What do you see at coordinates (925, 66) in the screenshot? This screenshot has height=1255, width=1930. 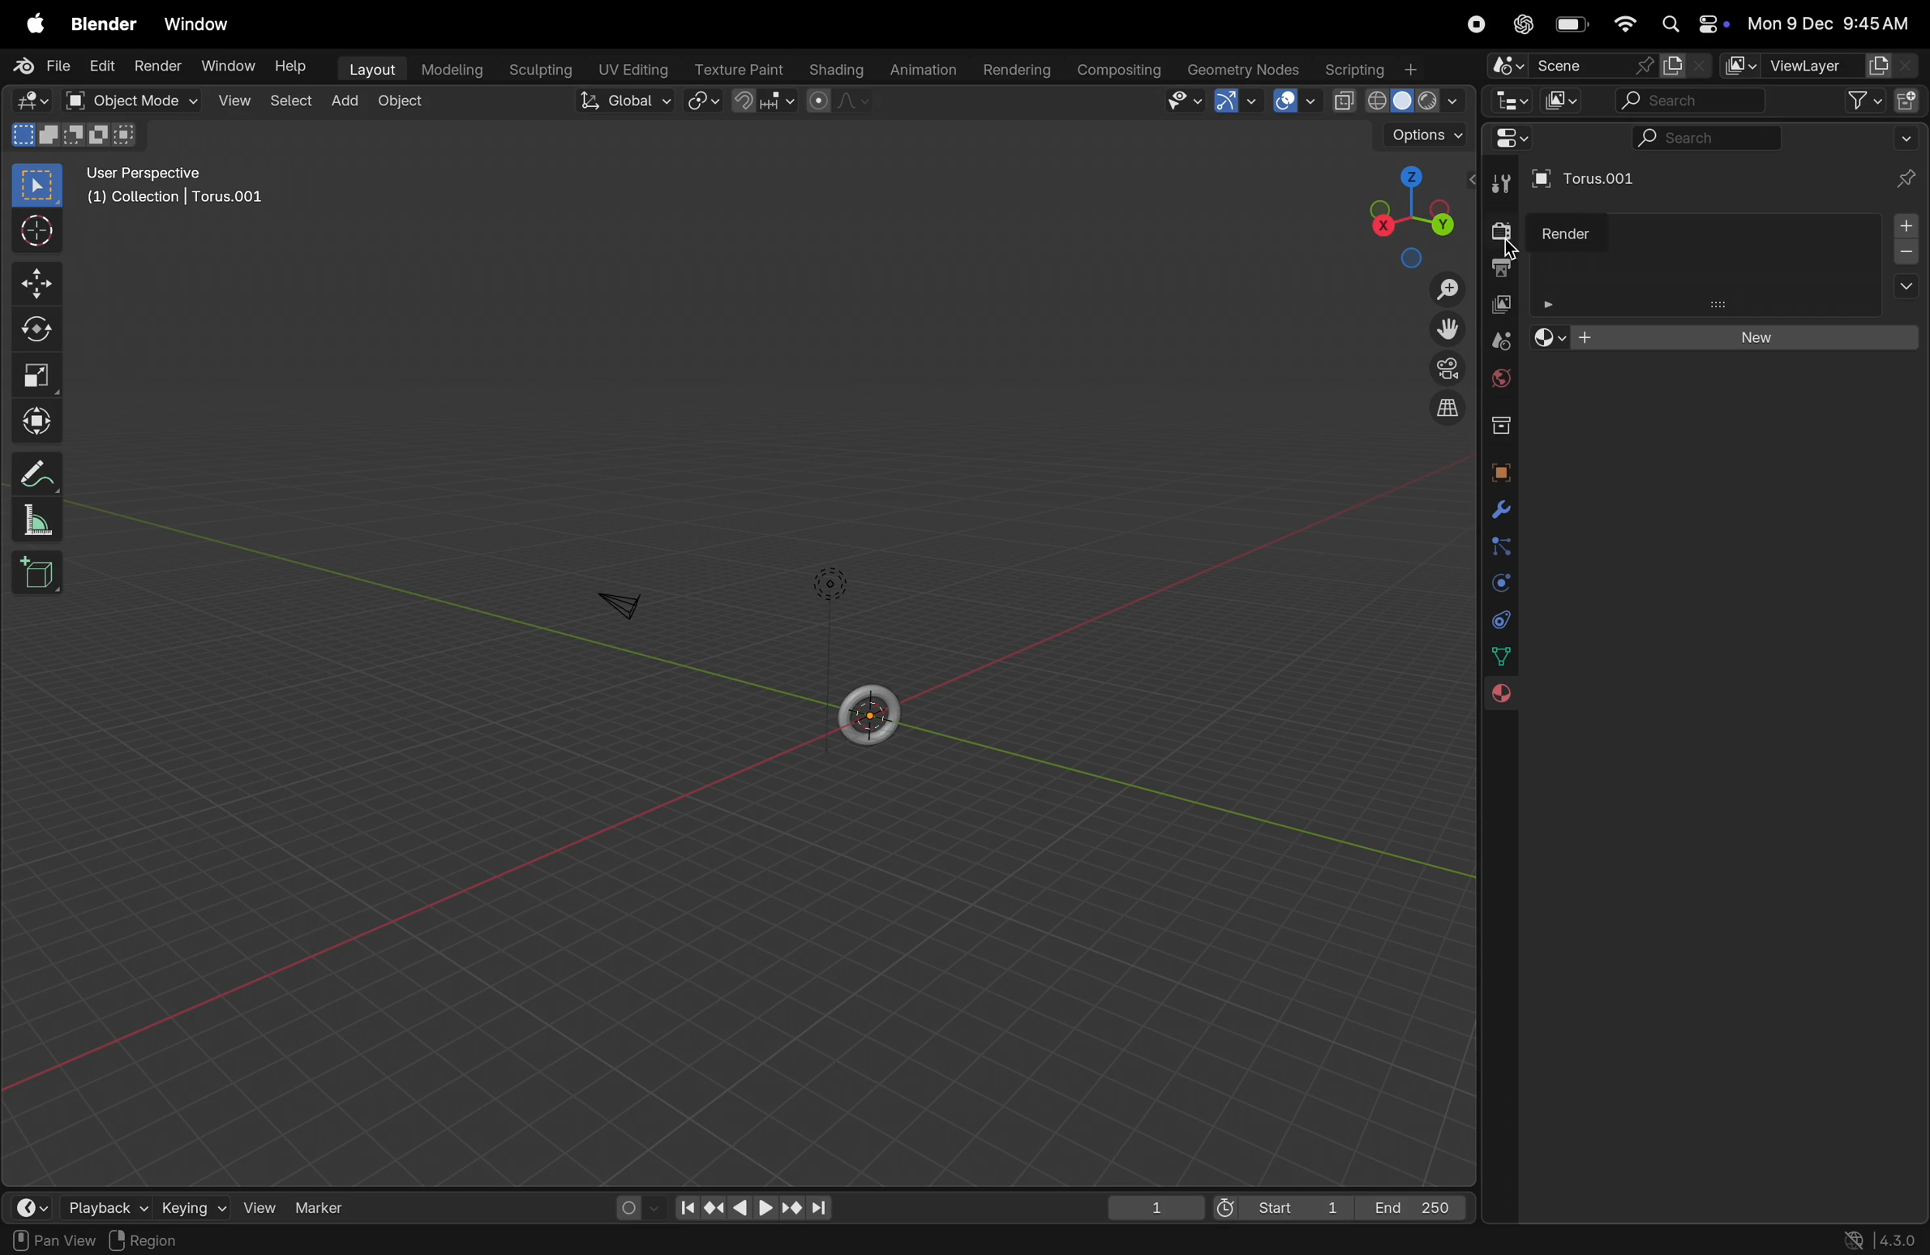 I see `animations` at bounding box center [925, 66].